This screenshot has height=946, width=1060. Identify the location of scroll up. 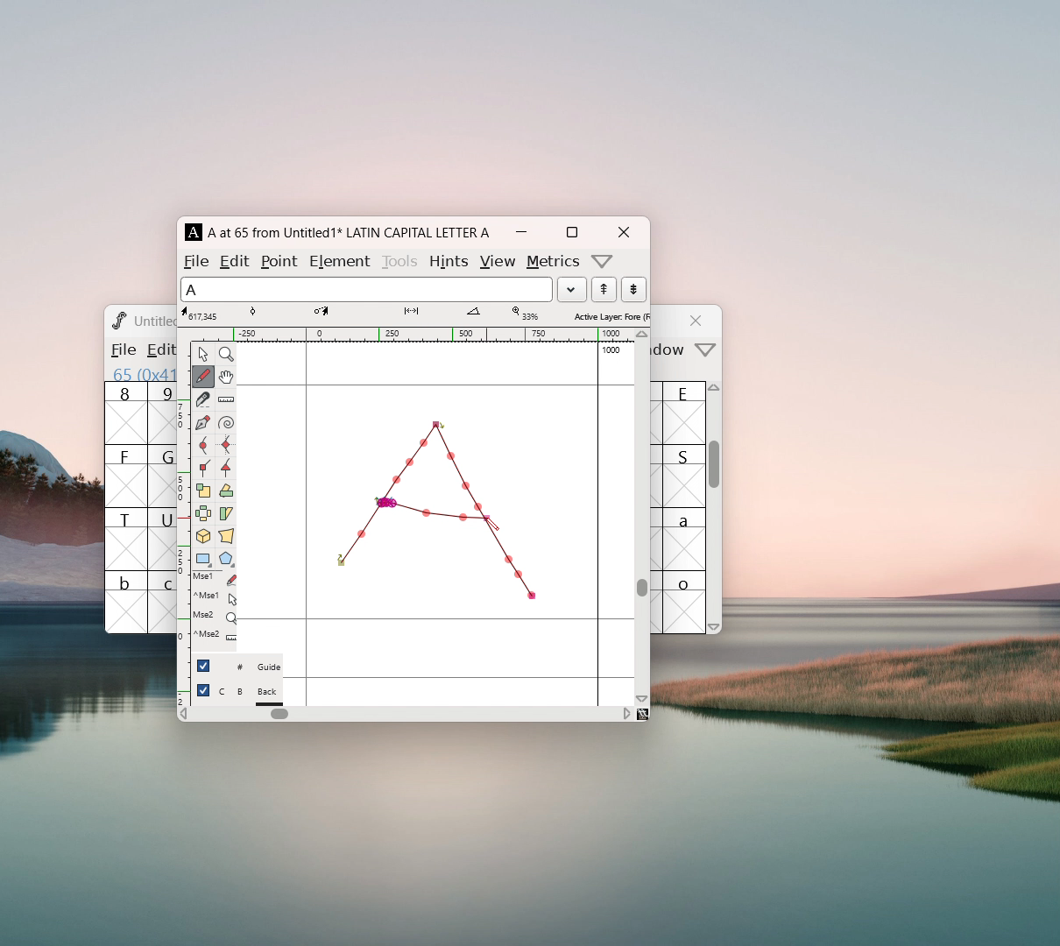
(716, 392).